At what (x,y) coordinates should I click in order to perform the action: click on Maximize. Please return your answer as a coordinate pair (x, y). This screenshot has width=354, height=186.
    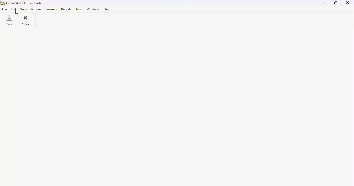
    Looking at the image, I should click on (336, 4).